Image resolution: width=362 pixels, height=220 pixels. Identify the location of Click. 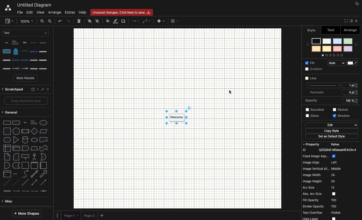
(342, 118).